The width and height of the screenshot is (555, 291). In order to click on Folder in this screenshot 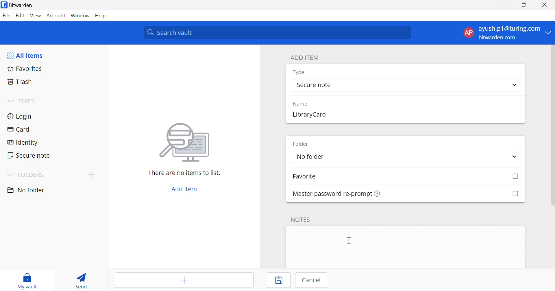, I will do `click(301, 144)`.